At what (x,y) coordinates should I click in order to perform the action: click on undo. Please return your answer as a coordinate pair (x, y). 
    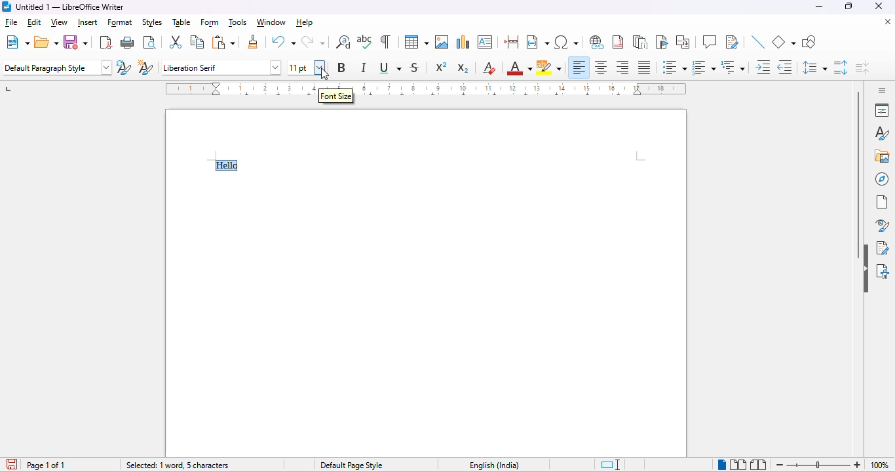
    Looking at the image, I should click on (283, 42).